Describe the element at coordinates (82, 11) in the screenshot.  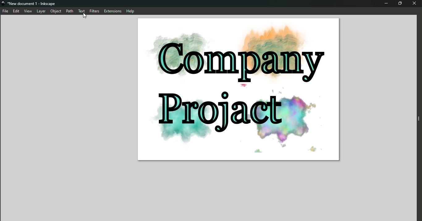
I see `text` at that location.